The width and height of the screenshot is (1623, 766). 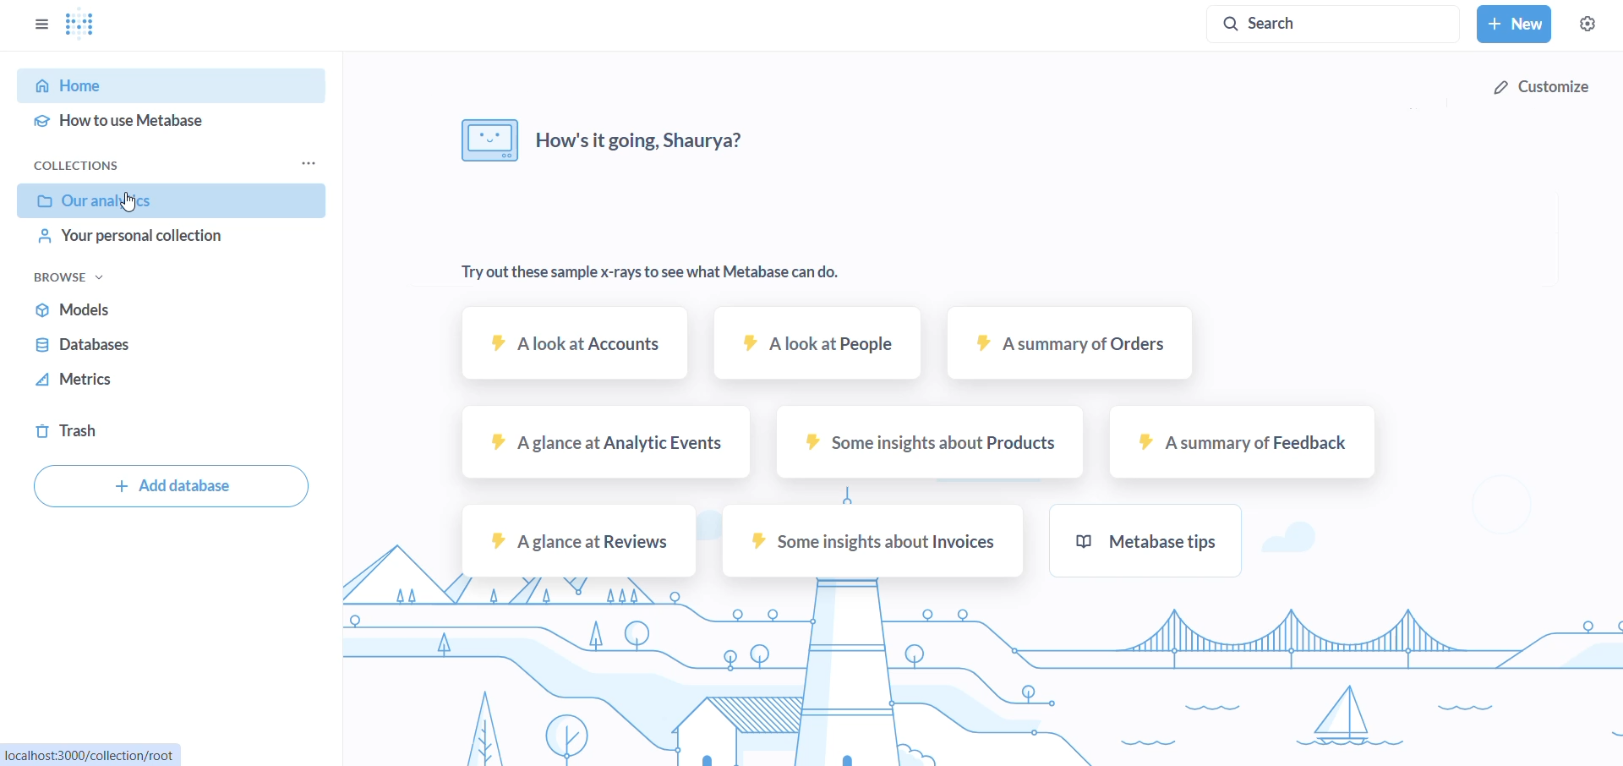 I want to click on new button, so click(x=1513, y=24).